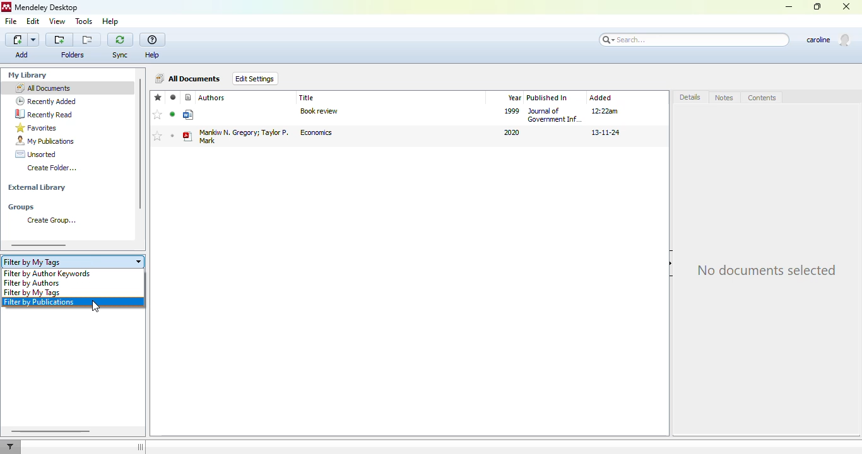 This screenshot has height=454, width=862. Describe the element at coordinates (255, 79) in the screenshot. I see `edit settings` at that location.